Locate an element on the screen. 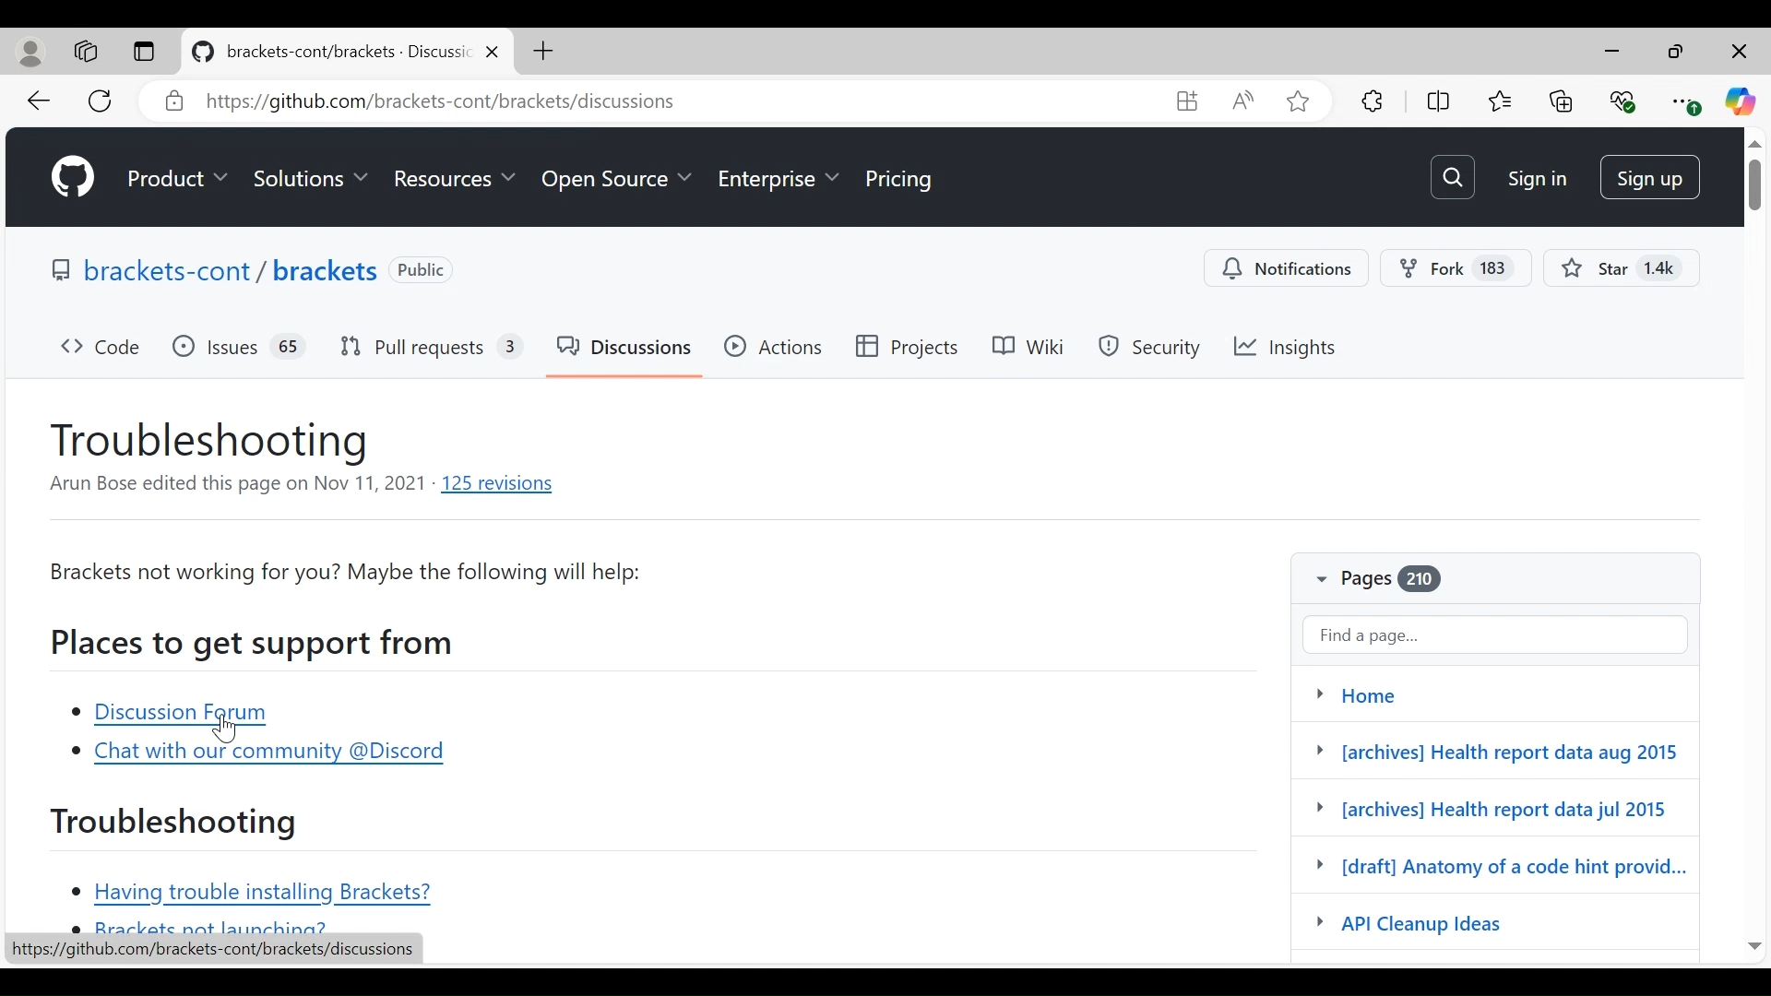 The height and width of the screenshot is (996, 1771). Star  is located at coordinates (1623, 267).